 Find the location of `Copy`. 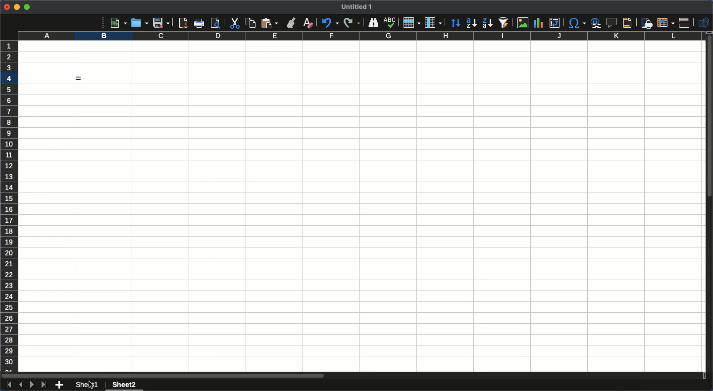

Copy is located at coordinates (251, 23).